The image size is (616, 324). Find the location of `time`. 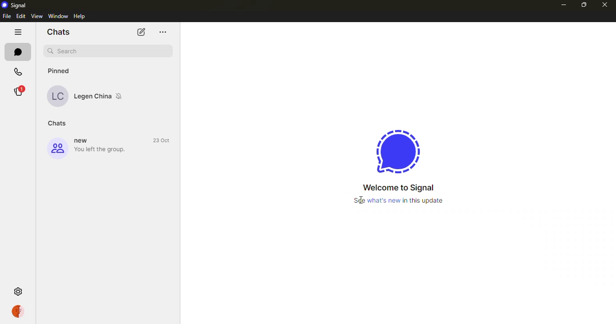

time is located at coordinates (162, 140).